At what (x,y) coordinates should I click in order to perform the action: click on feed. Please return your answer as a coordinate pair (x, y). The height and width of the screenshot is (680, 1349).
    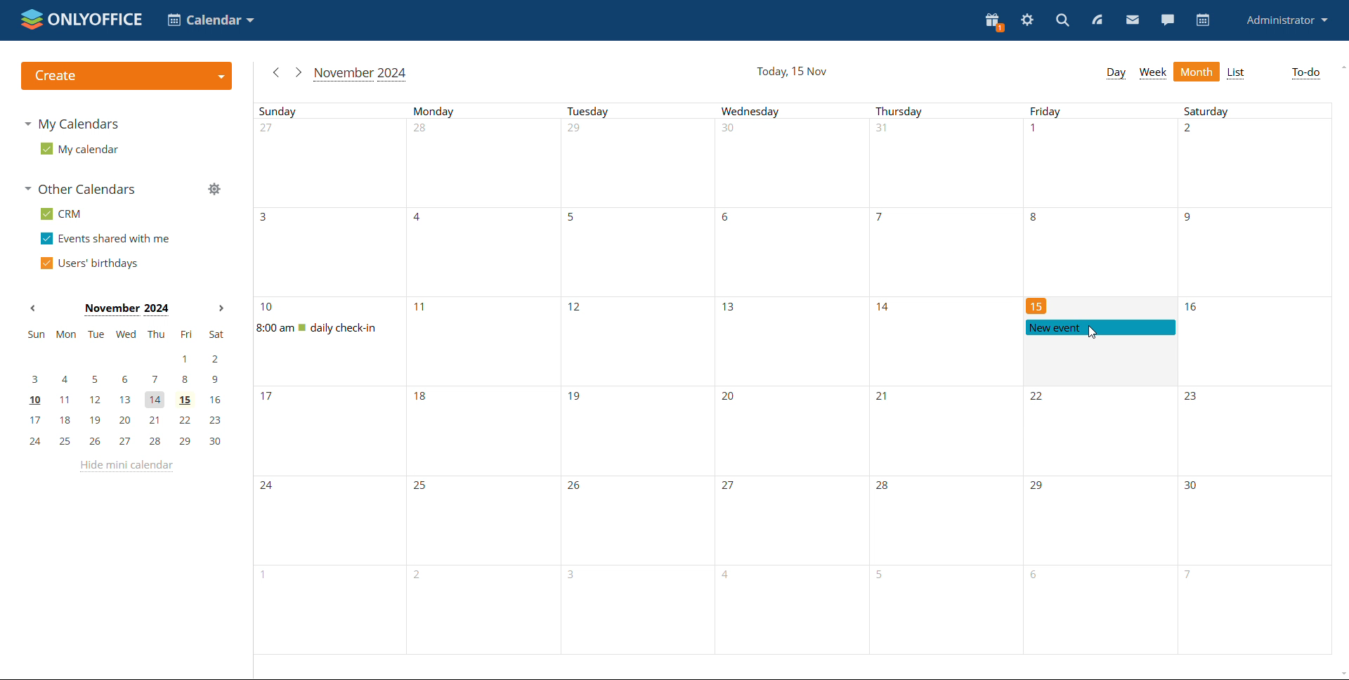
    Looking at the image, I should click on (1097, 20).